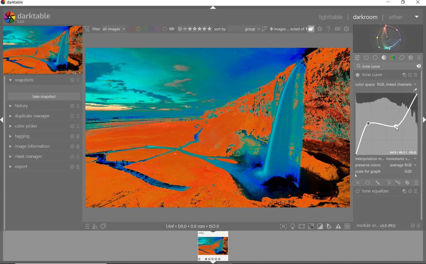 This screenshot has width=426, height=264. I want to click on FILTER BY IMAGE COLOR LABEL, so click(152, 29).